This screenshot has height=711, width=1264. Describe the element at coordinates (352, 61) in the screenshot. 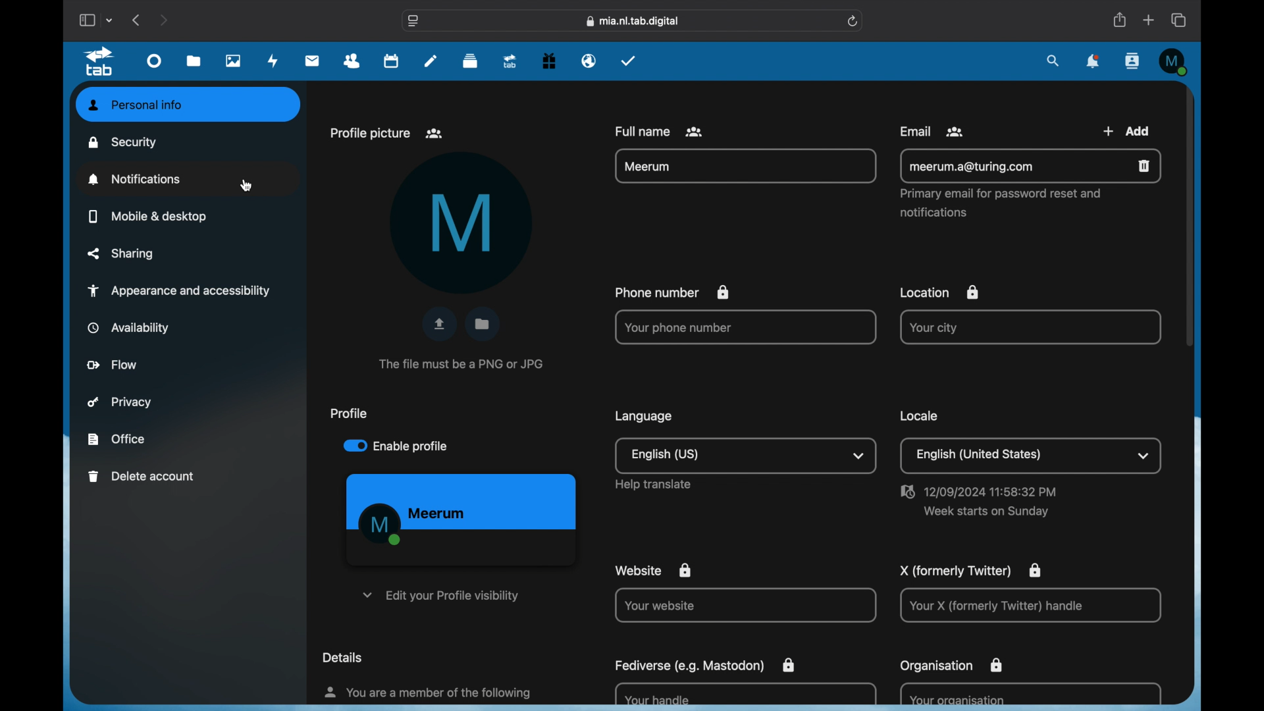

I see `contacts` at that location.